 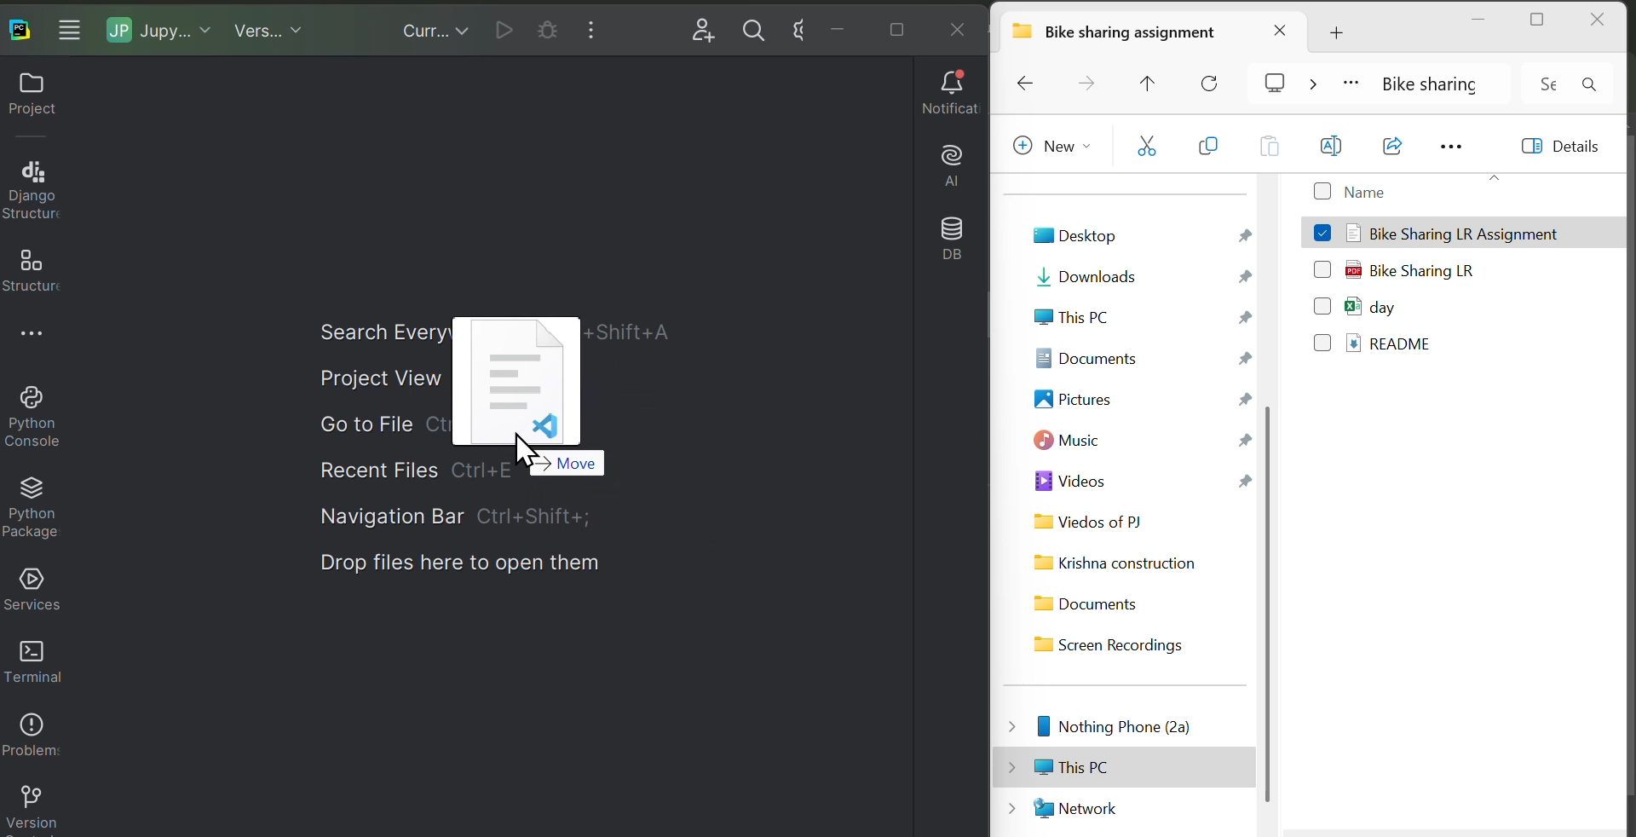 What do you see at coordinates (1464, 230) in the screenshot?
I see `Bike Sharing LR Assignment` at bounding box center [1464, 230].